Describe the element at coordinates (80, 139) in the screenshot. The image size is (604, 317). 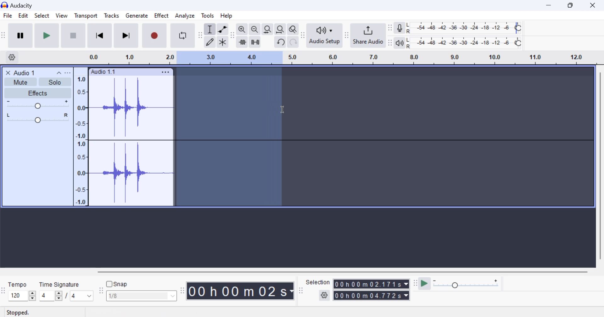
I see `Scale to measure intensity of waves in track` at that location.